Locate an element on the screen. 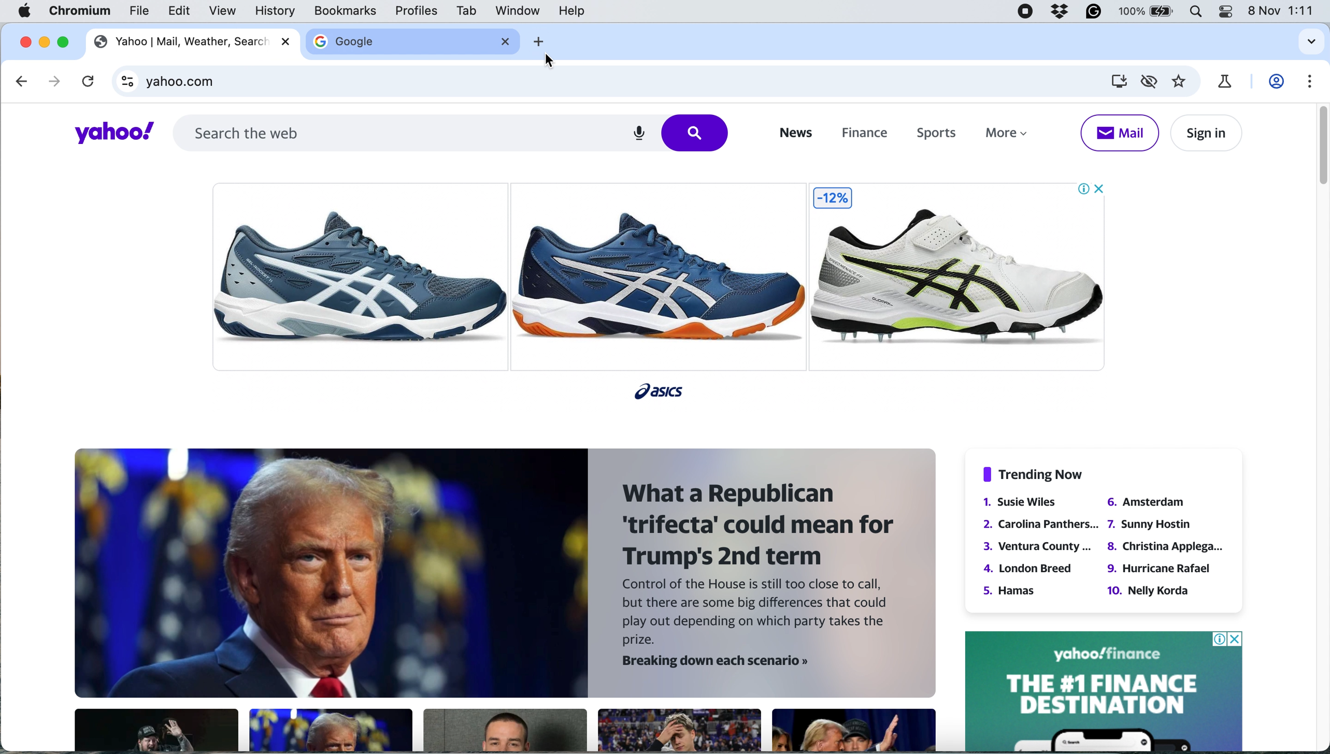 The width and height of the screenshot is (1330, 754). file is located at coordinates (139, 14).